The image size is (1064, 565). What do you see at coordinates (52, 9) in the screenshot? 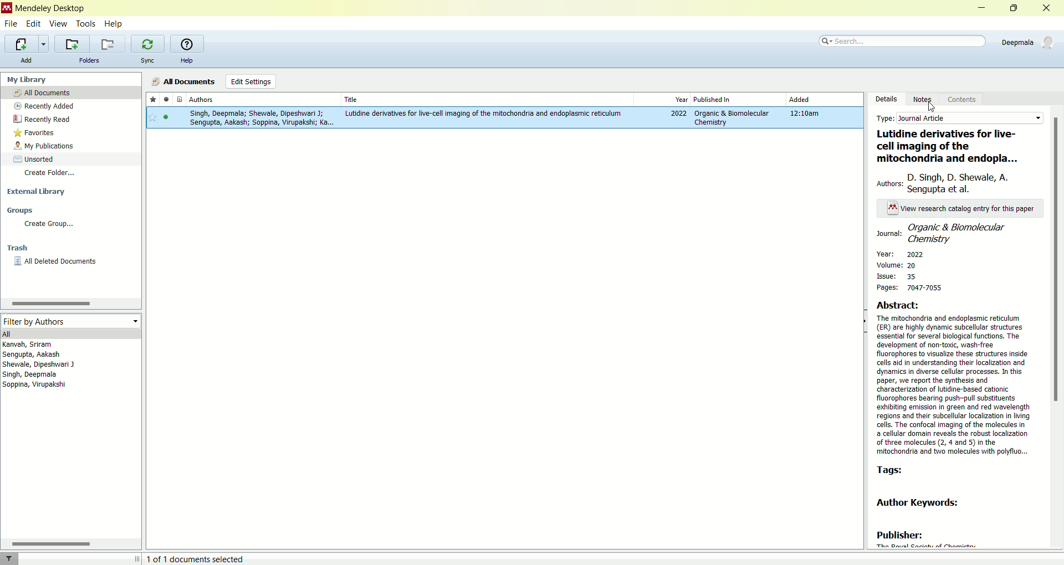
I see `Mendeley desktop` at bounding box center [52, 9].